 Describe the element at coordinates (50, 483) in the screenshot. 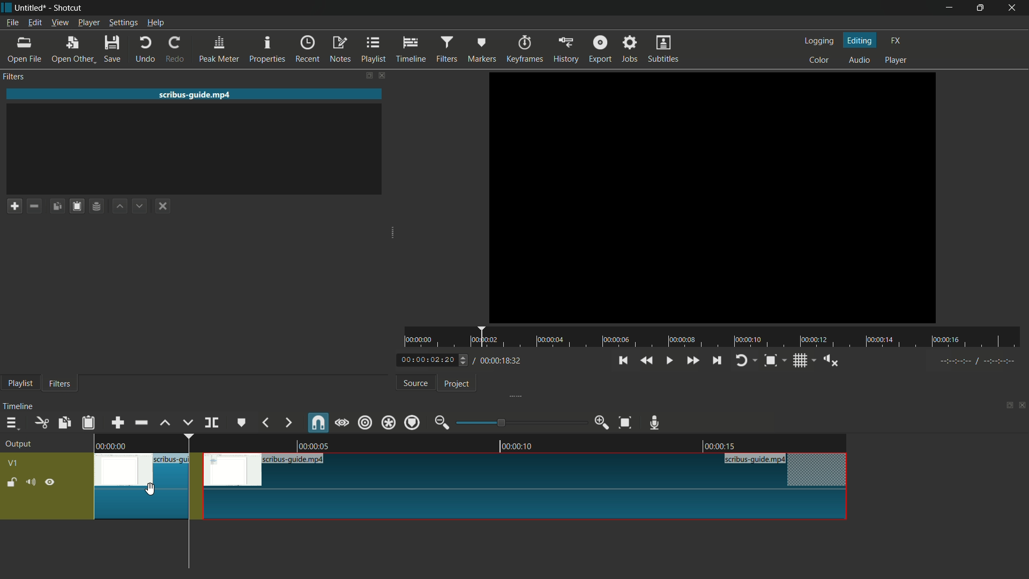

I see `hide` at that location.